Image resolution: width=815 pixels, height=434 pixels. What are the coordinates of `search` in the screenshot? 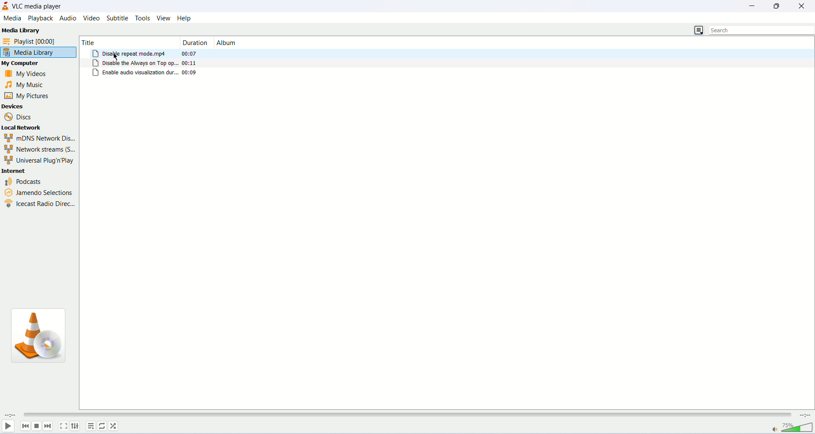 It's located at (762, 30).